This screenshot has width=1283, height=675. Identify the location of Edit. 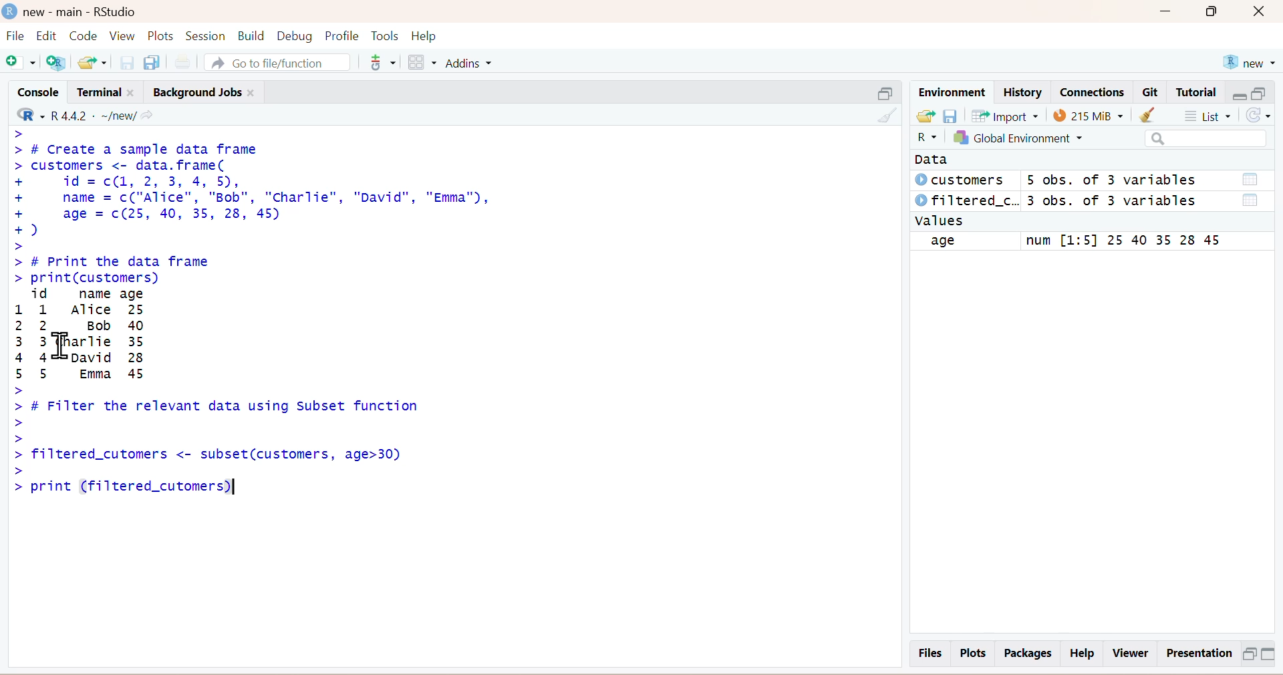
(49, 35).